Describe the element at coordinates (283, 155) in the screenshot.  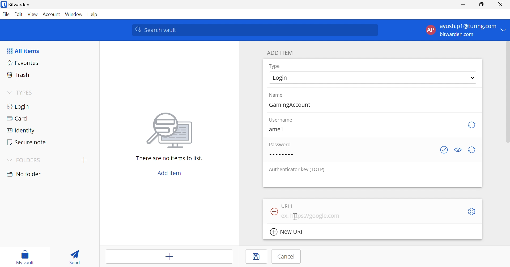
I see `Password` at that location.